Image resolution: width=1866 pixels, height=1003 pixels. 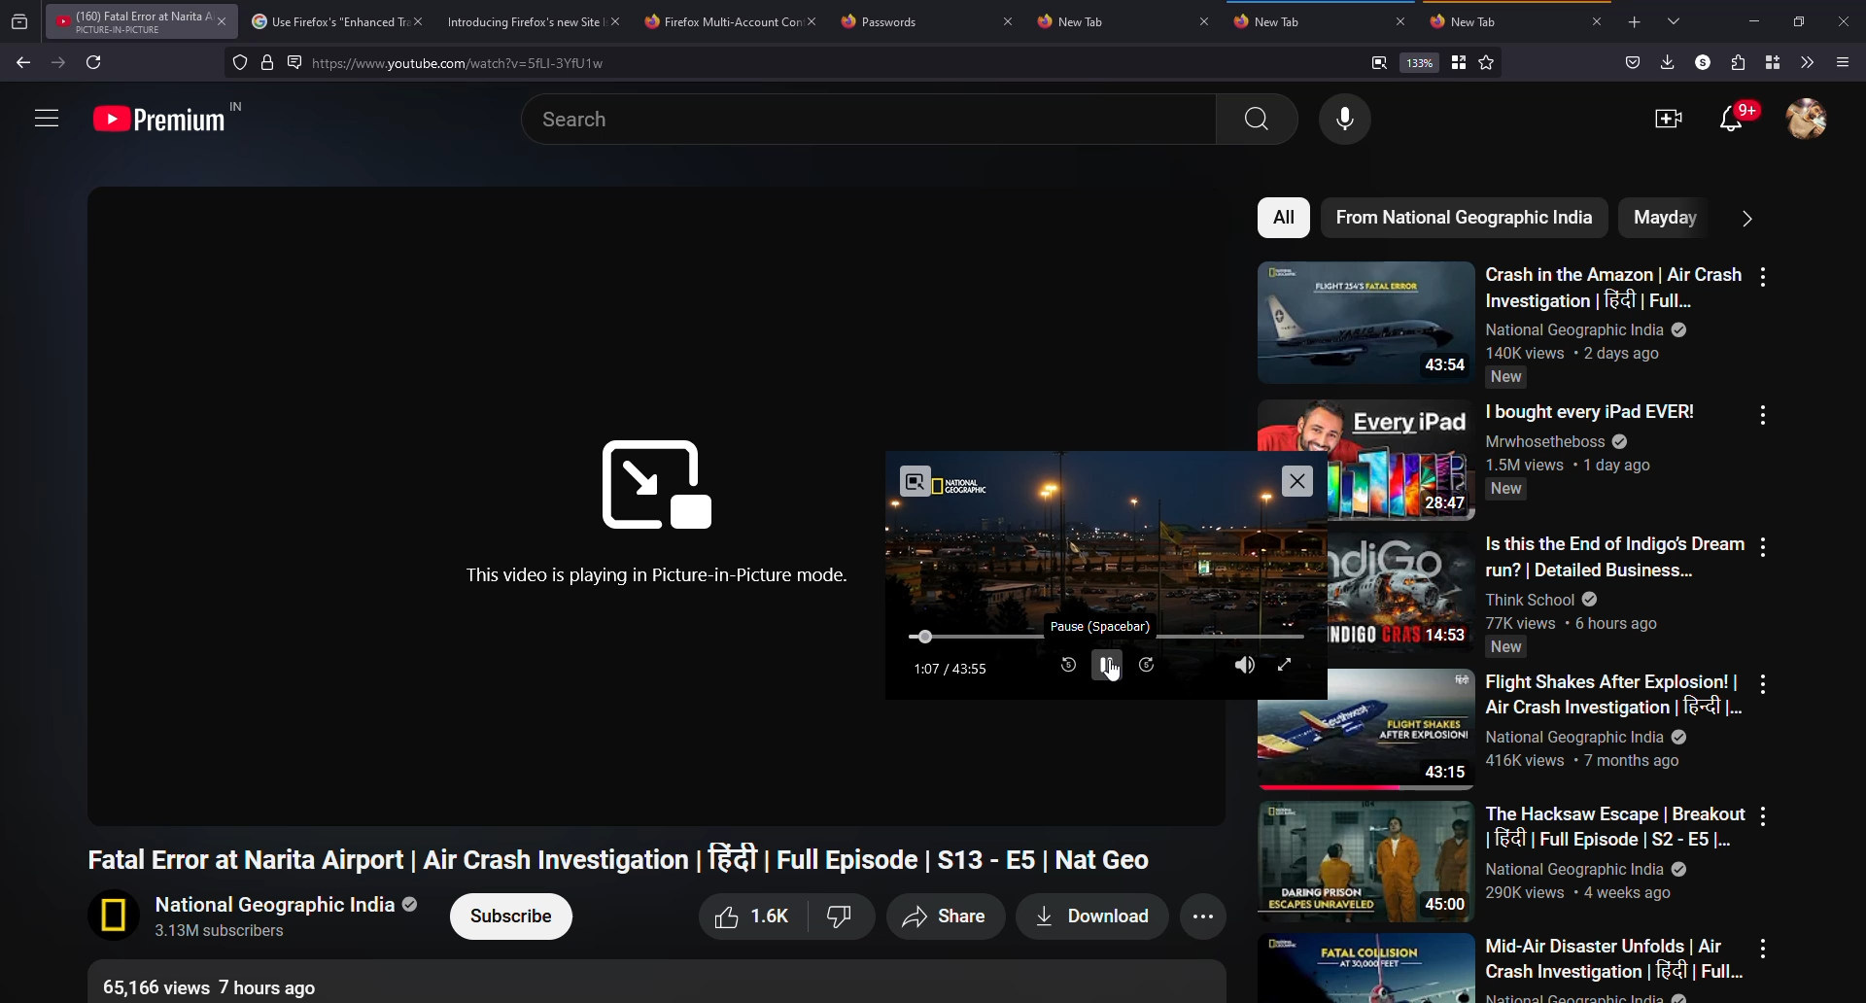 What do you see at coordinates (327, 22) in the screenshot?
I see `Use Firefox tab` at bounding box center [327, 22].